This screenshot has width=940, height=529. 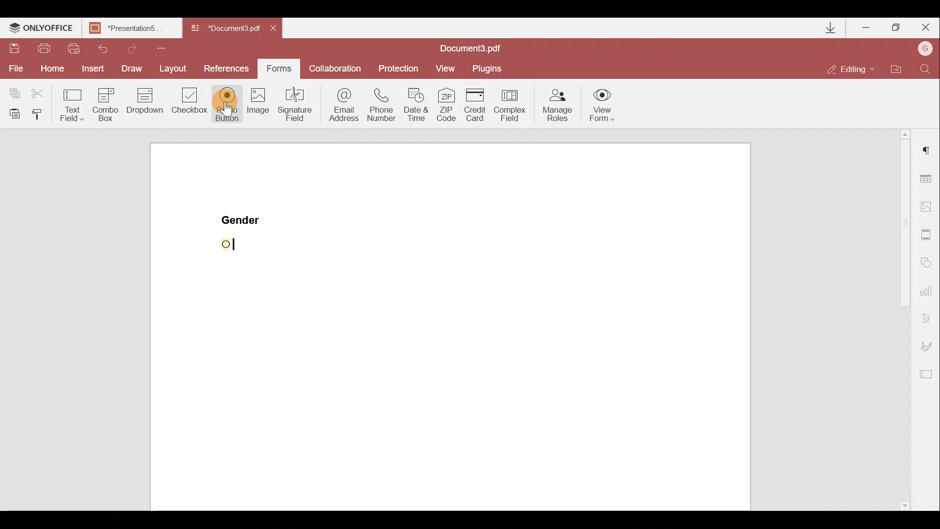 I want to click on Complex field, so click(x=513, y=103).